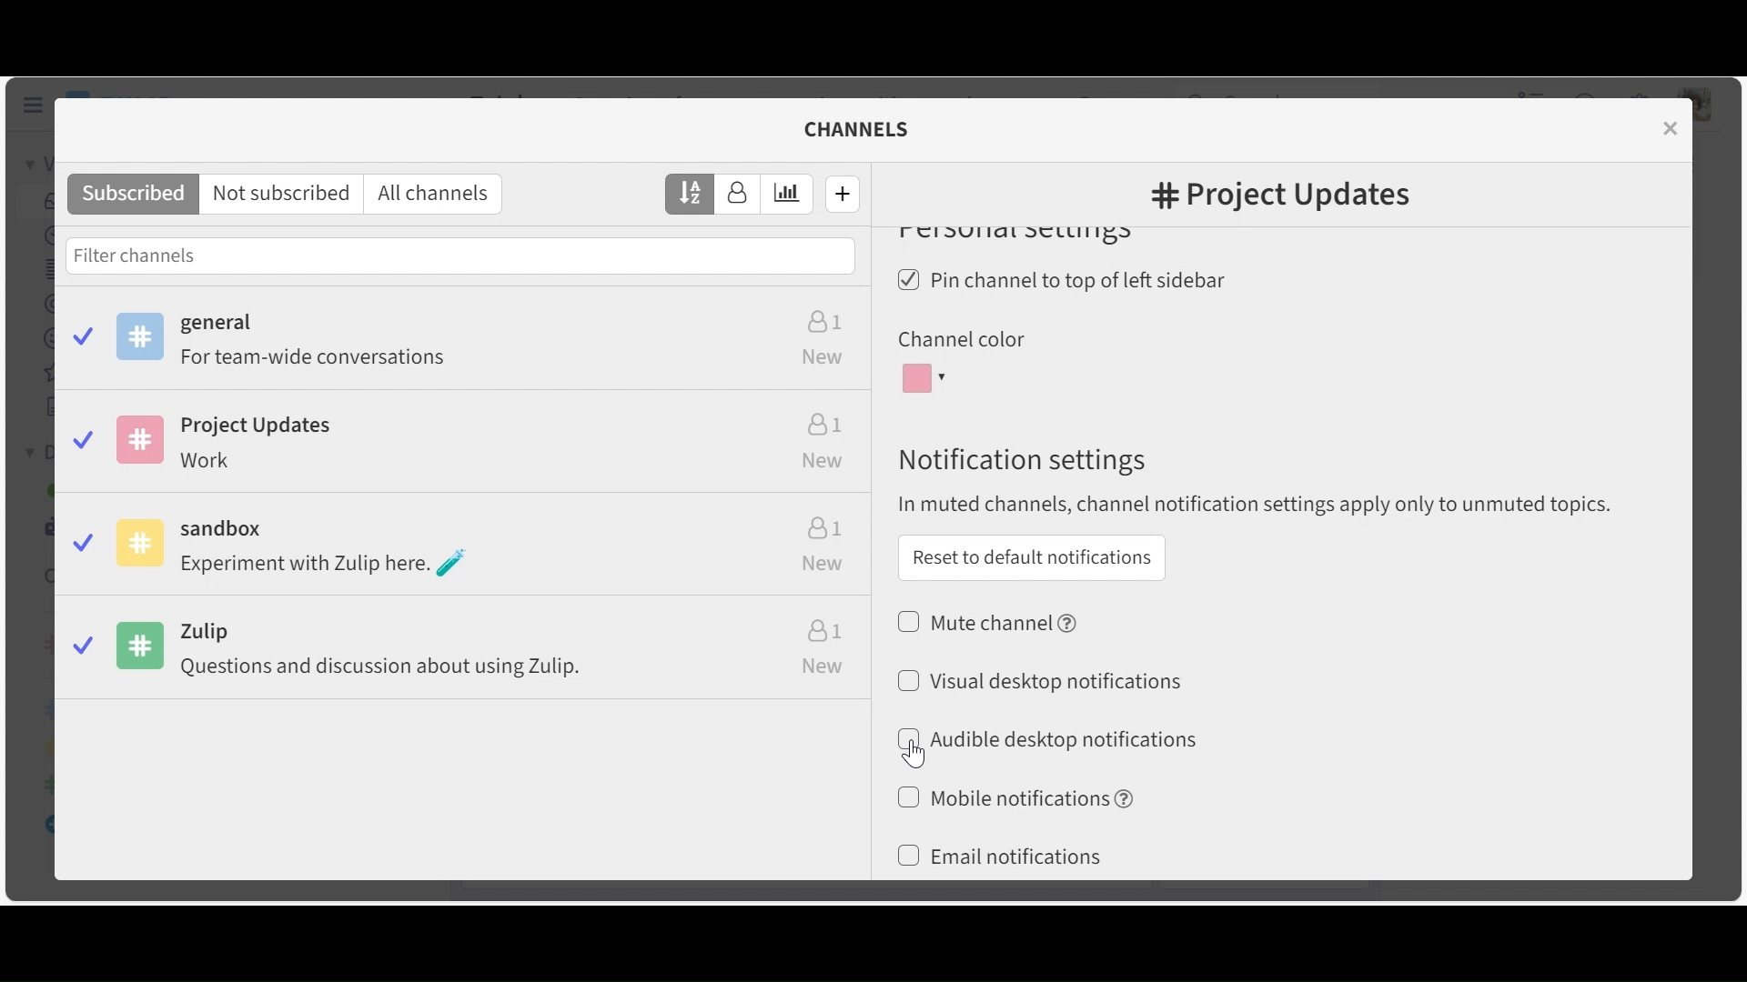  What do you see at coordinates (463, 446) in the screenshot?
I see `Project Updates` at bounding box center [463, 446].